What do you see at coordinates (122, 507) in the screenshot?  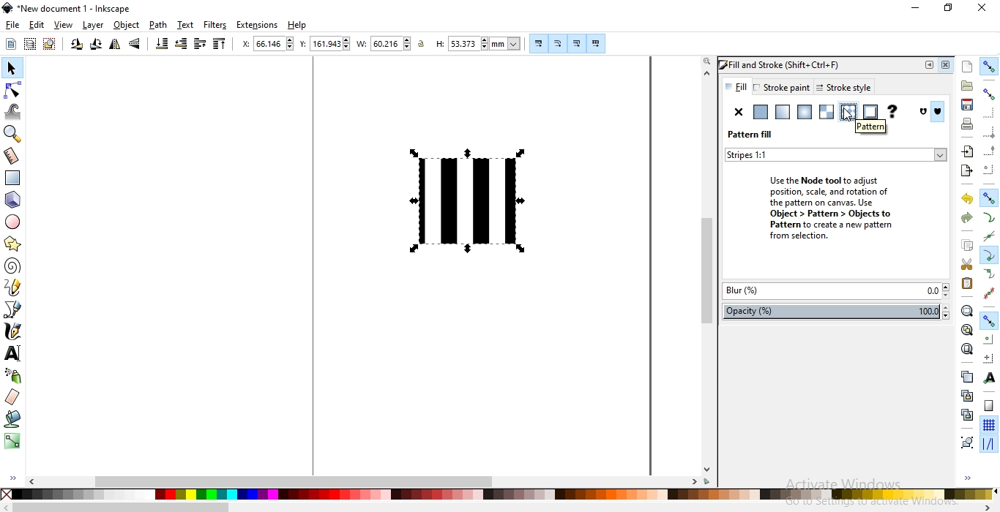 I see `` at bounding box center [122, 507].